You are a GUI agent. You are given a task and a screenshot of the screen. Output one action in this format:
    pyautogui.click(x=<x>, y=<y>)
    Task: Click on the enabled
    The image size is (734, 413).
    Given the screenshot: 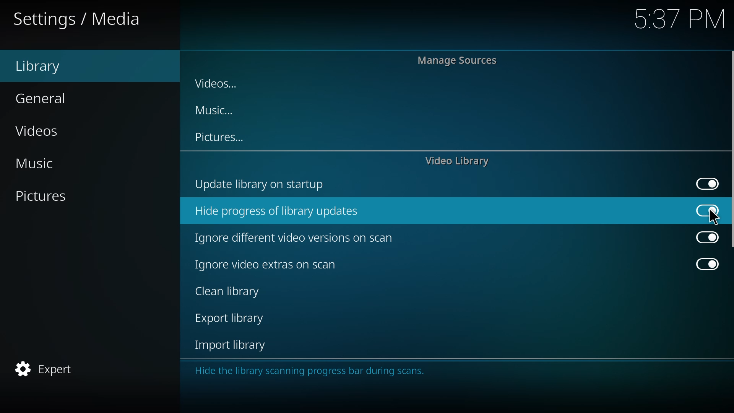 What is the action you would take?
    pyautogui.click(x=709, y=210)
    